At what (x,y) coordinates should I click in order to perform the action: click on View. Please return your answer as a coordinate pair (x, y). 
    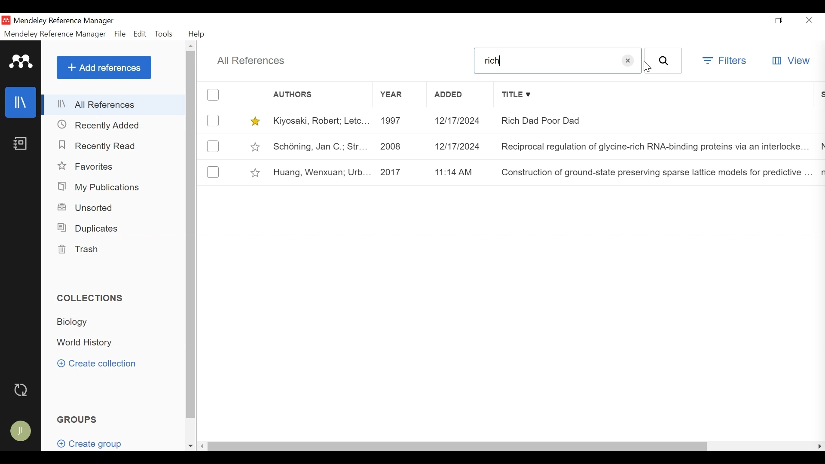
    Looking at the image, I should click on (791, 61).